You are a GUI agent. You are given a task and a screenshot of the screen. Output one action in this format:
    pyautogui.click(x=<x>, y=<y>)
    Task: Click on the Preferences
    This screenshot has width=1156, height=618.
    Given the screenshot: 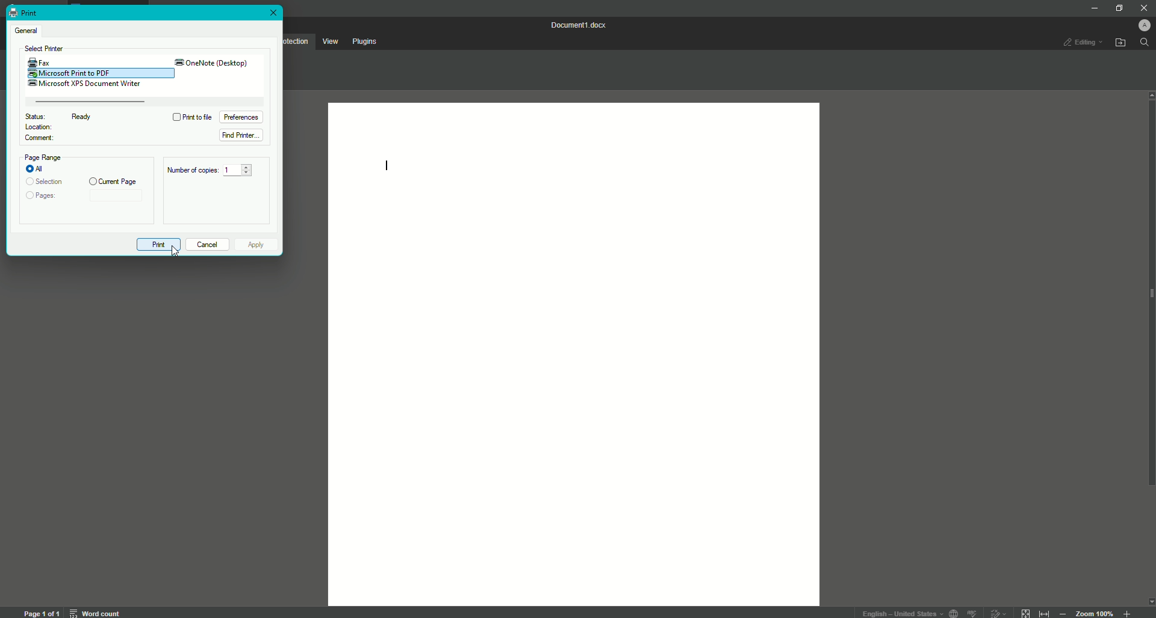 What is the action you would take?
    pyautogui.click(x=244, y=117)
    